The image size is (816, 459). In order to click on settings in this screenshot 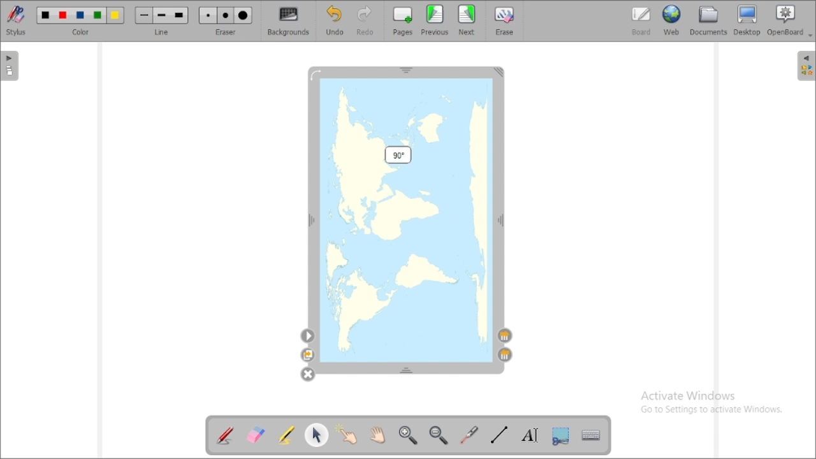, I will do `click(308, 336)`.